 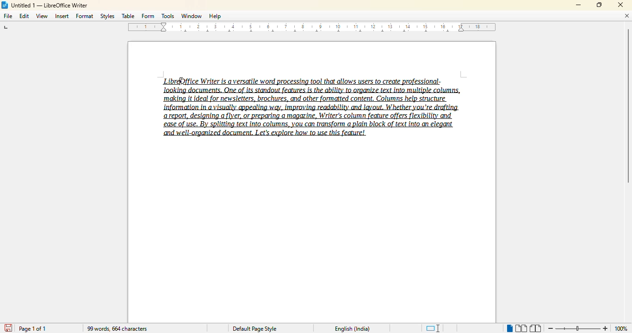 What do you see at coordinates (42, 16) in the screenshot?
I see `view` at bounding box center [42, 16].